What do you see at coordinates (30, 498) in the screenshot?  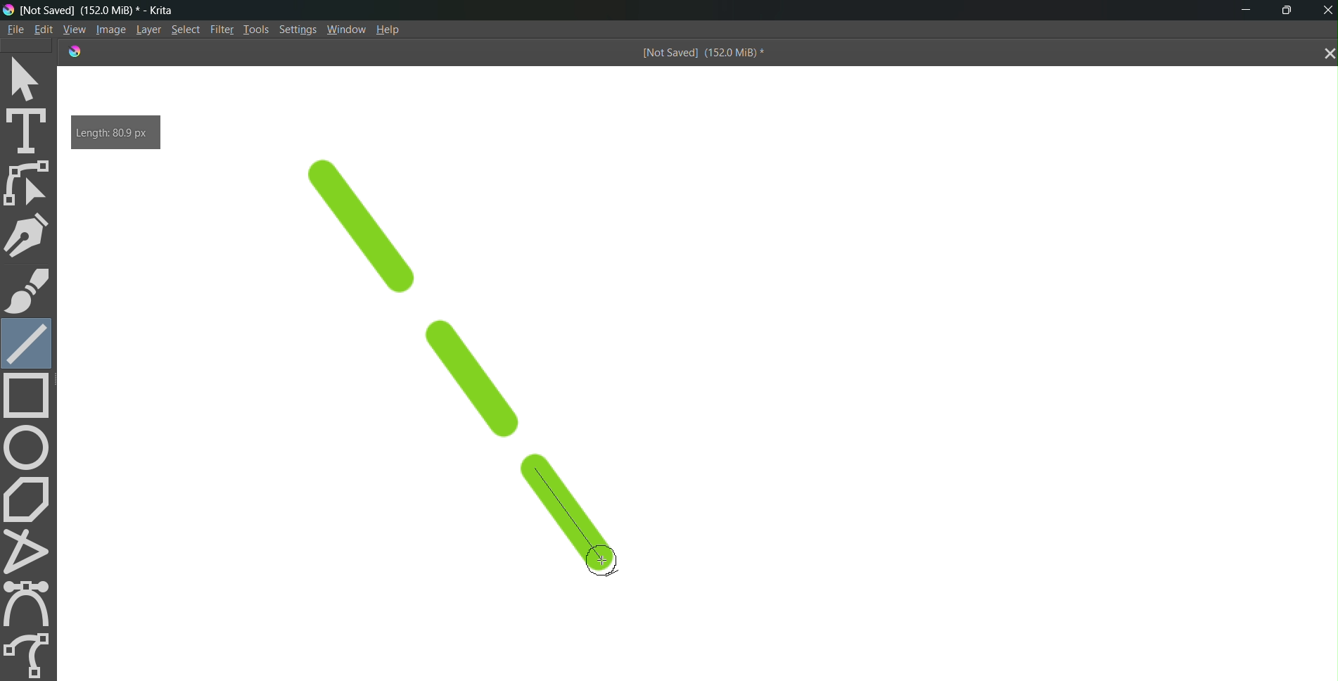 I see `polygon` at bounding box center [30, 498].